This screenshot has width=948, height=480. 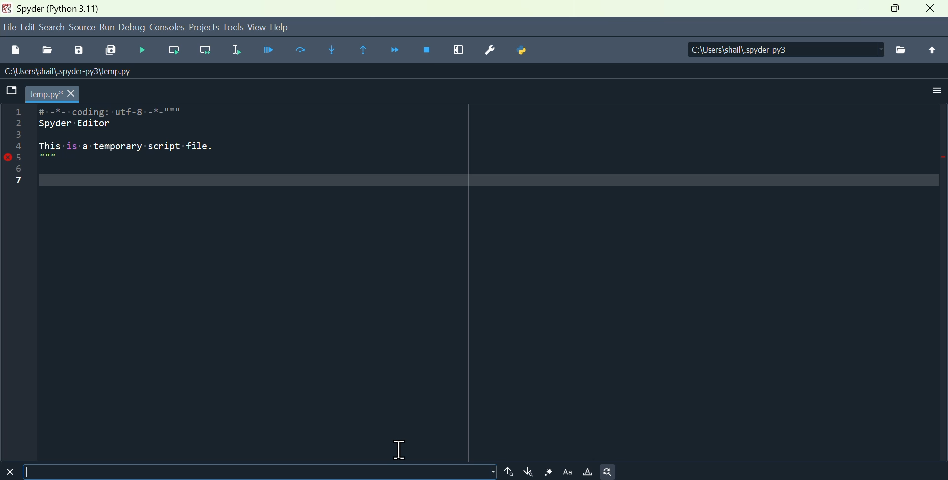 What do you see at coordinates (233, 51) in the screenshot?
I see `Run selection` at bounding box center [233, 51].